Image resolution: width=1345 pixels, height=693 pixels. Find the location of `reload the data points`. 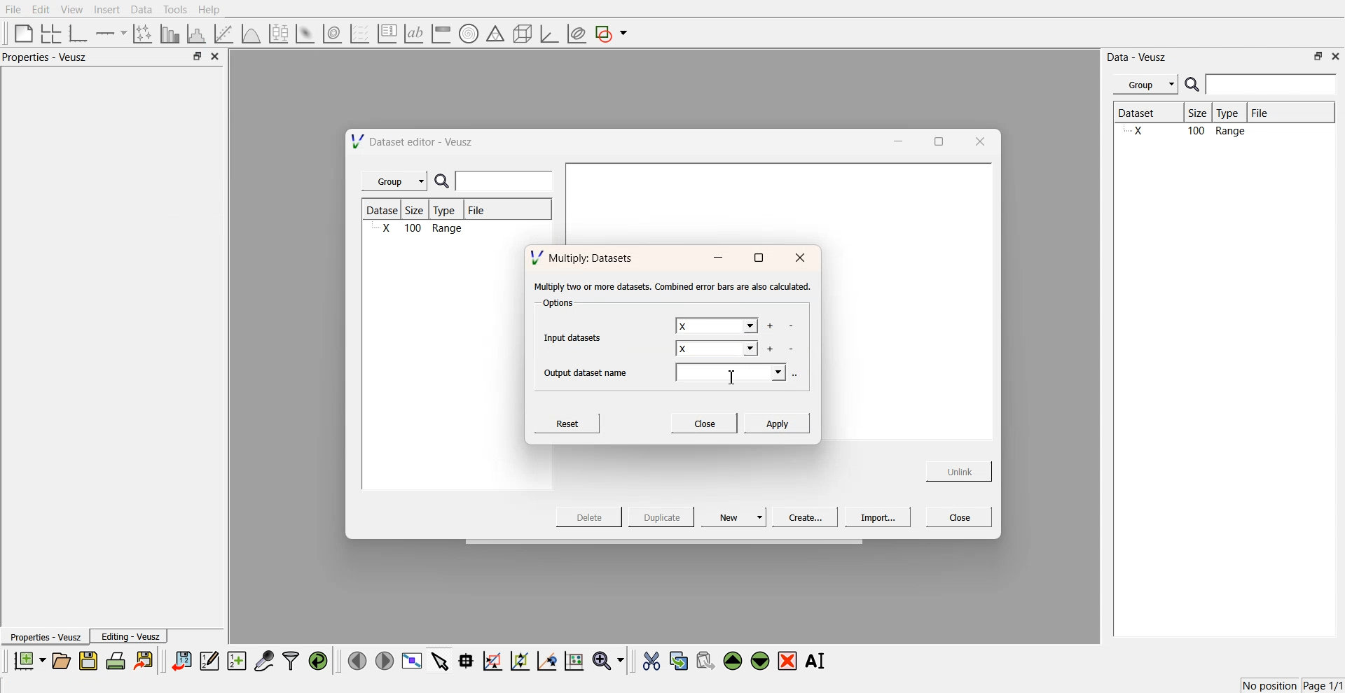

reload the data points is located at coordinates (319, 661).